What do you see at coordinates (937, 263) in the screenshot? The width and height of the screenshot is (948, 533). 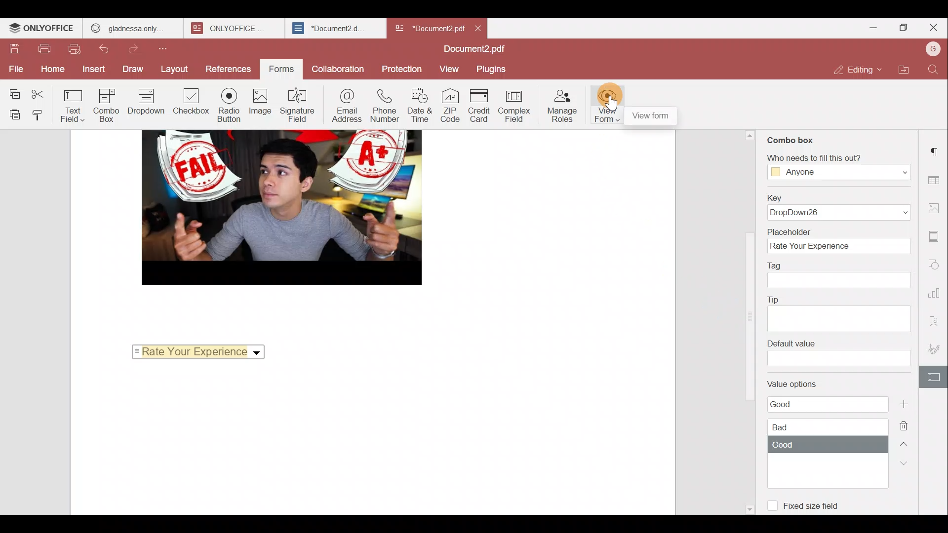 I see `Shapes settings` at bounding box center [937, 263].